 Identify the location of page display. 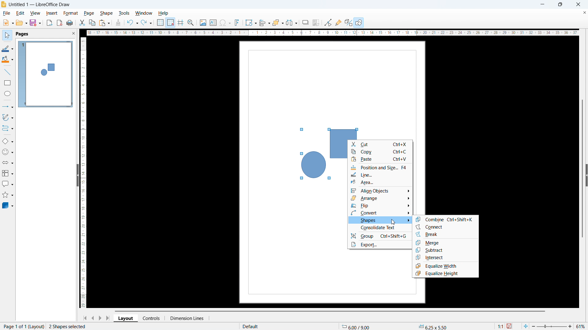
(47, 74).